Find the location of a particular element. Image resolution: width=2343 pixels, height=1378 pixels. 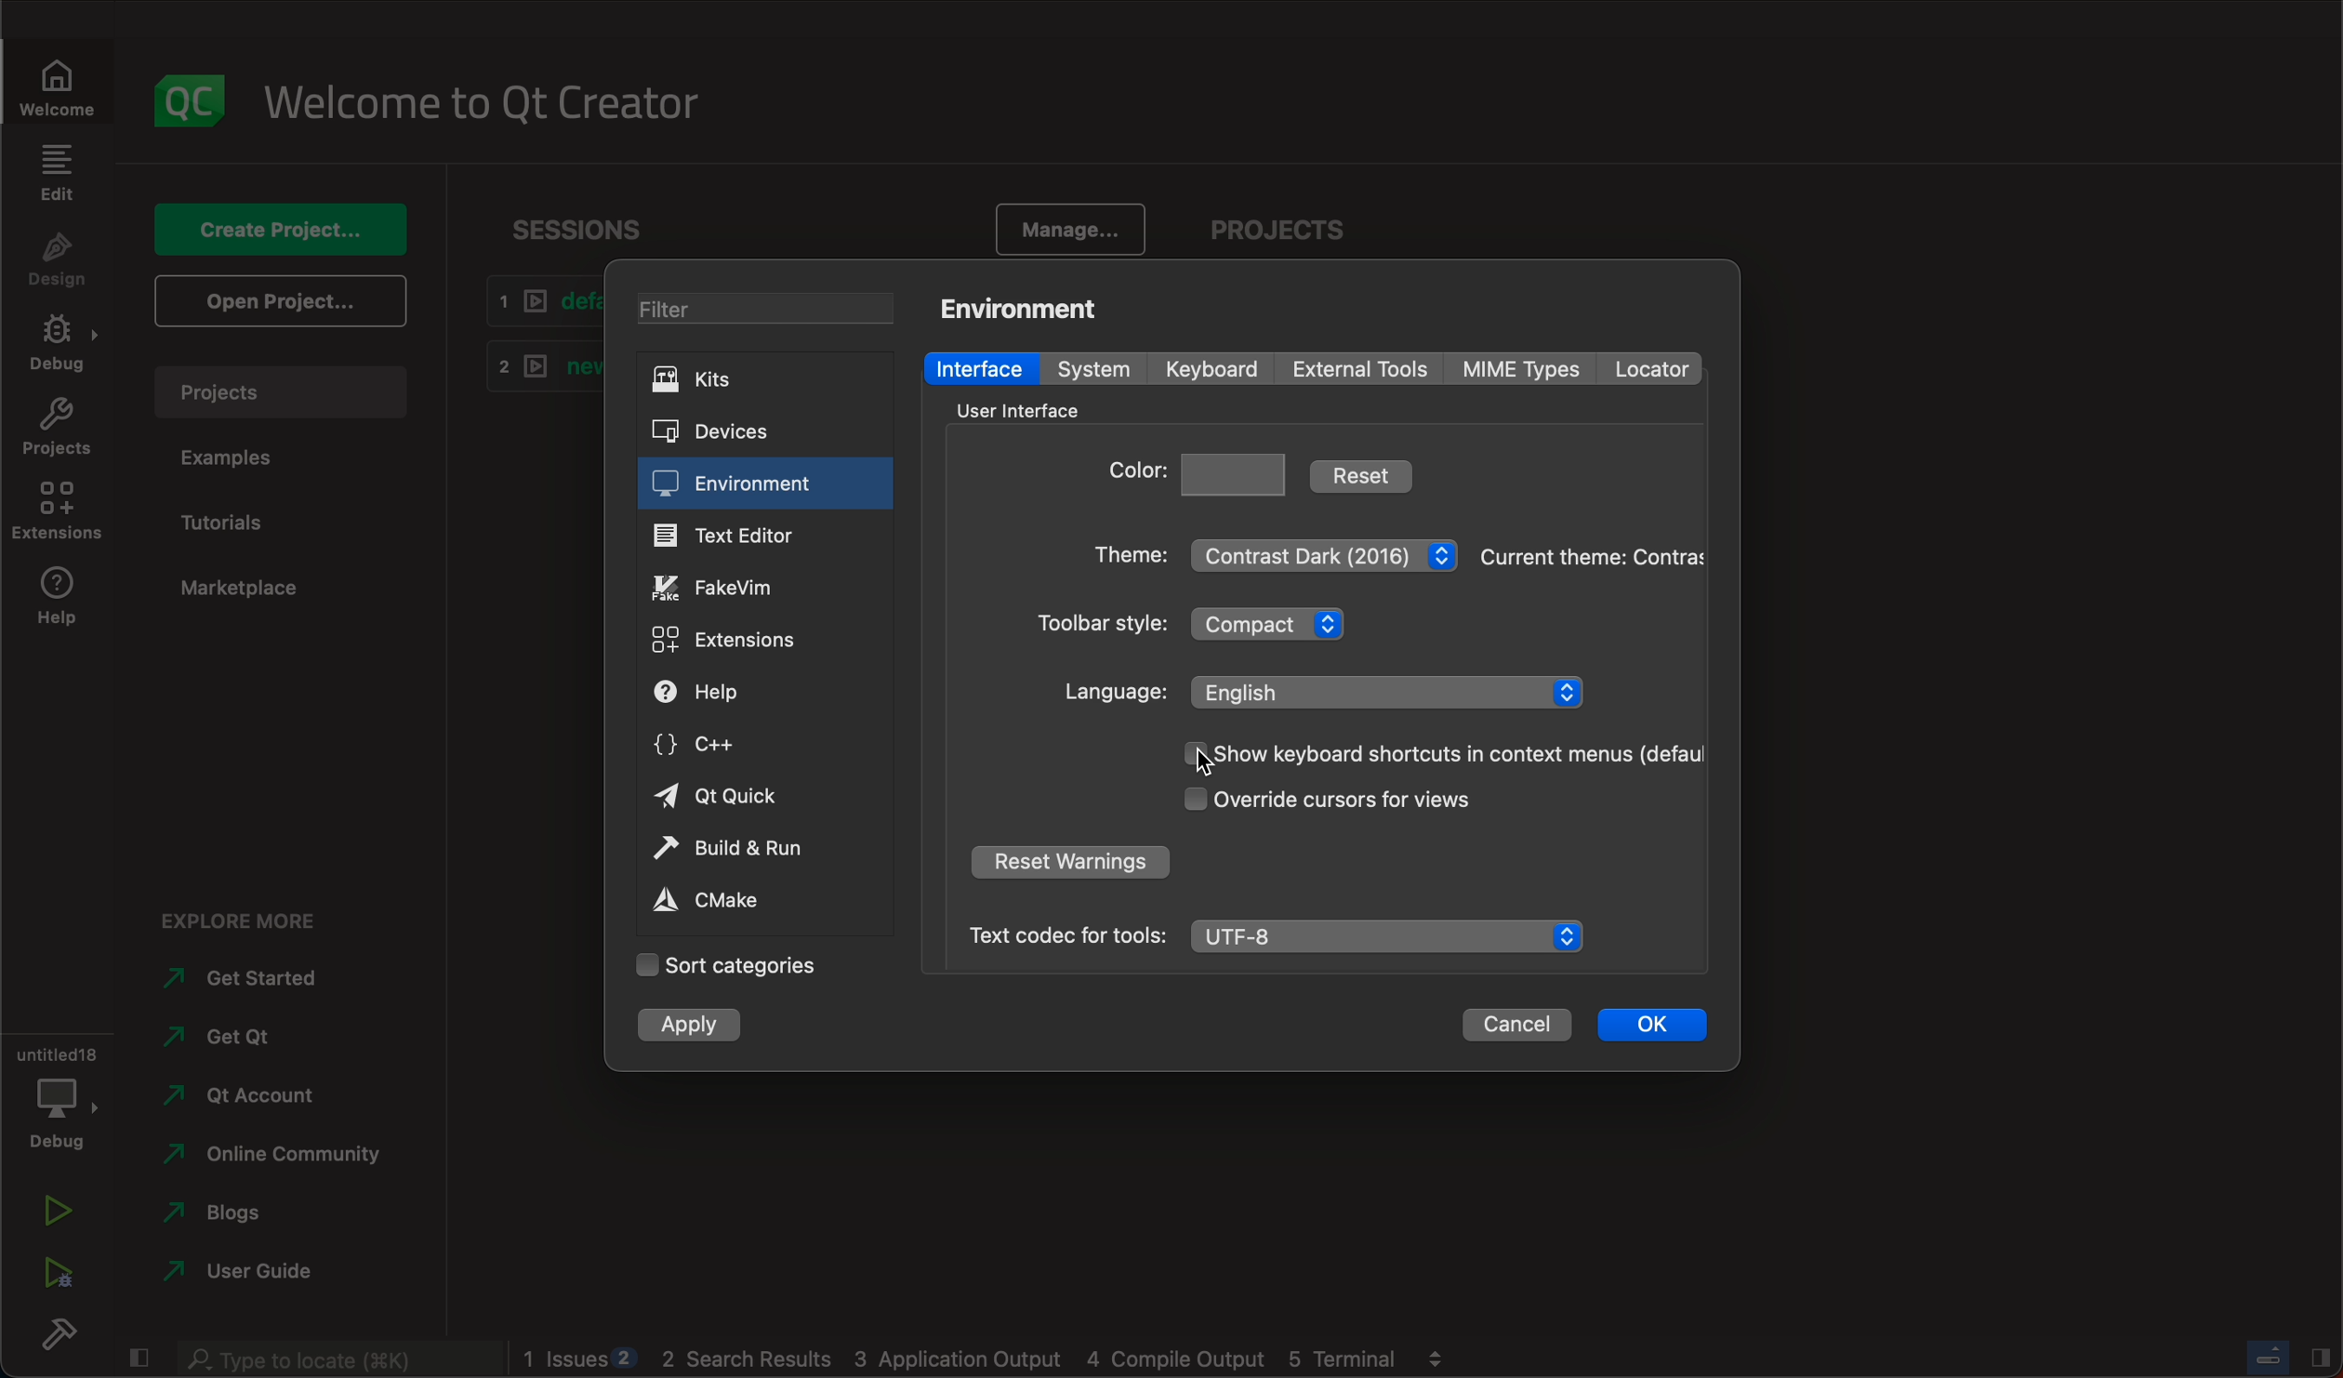

qt quick is located at coordinates (722, 799).